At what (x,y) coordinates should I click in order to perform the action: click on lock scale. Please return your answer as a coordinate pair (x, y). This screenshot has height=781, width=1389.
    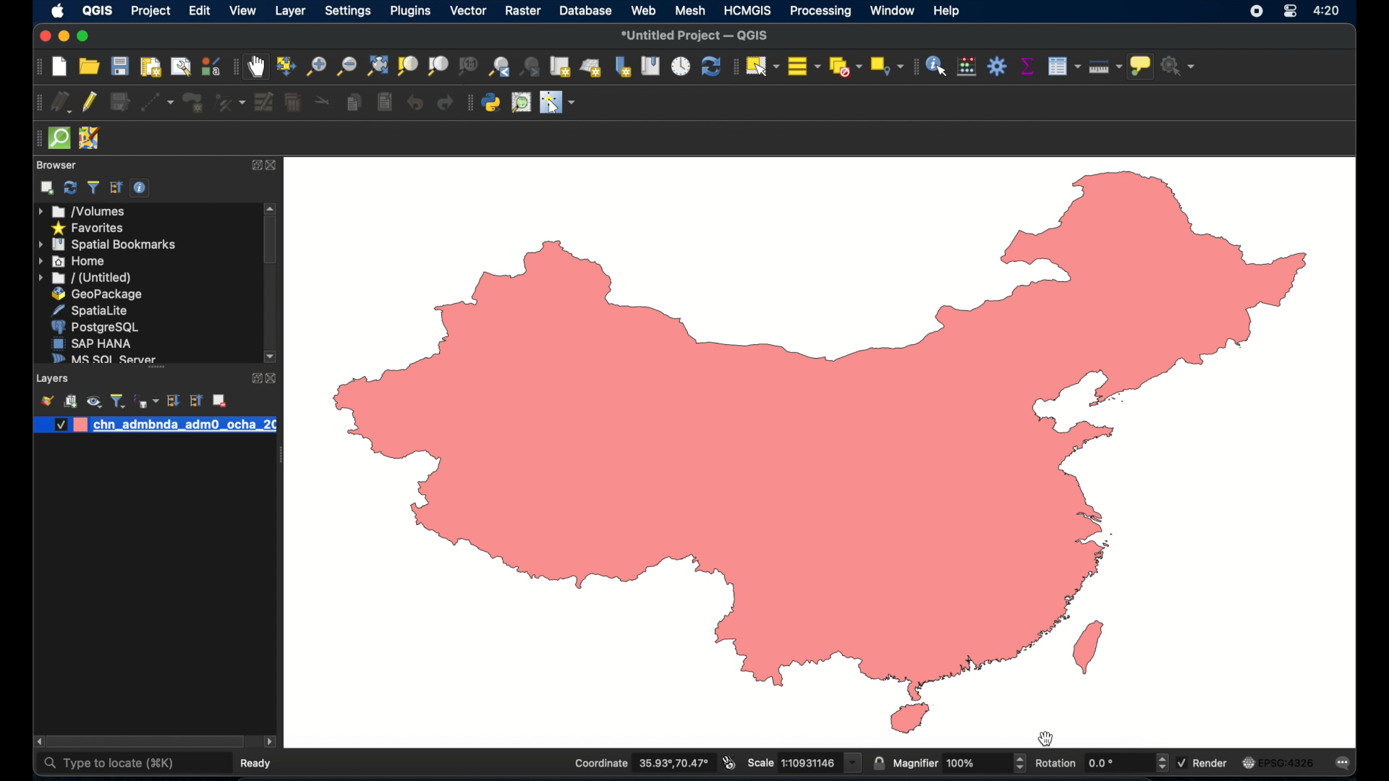
    Looking at the image, I should click on (878, 764).